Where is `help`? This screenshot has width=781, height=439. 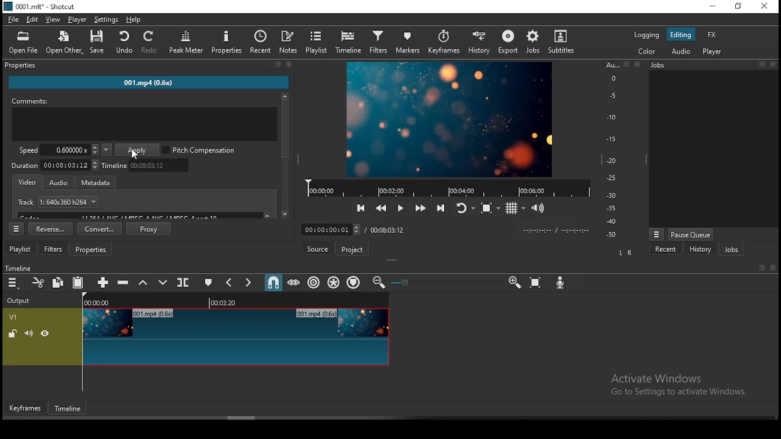 help is located at coordinates (134, 20).